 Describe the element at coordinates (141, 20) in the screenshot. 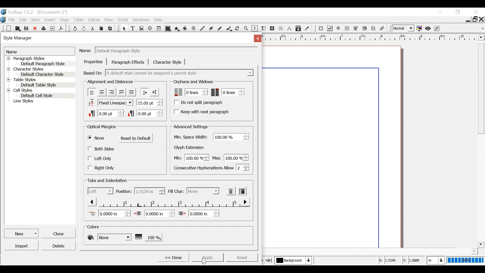

I see `Windows` at that location.